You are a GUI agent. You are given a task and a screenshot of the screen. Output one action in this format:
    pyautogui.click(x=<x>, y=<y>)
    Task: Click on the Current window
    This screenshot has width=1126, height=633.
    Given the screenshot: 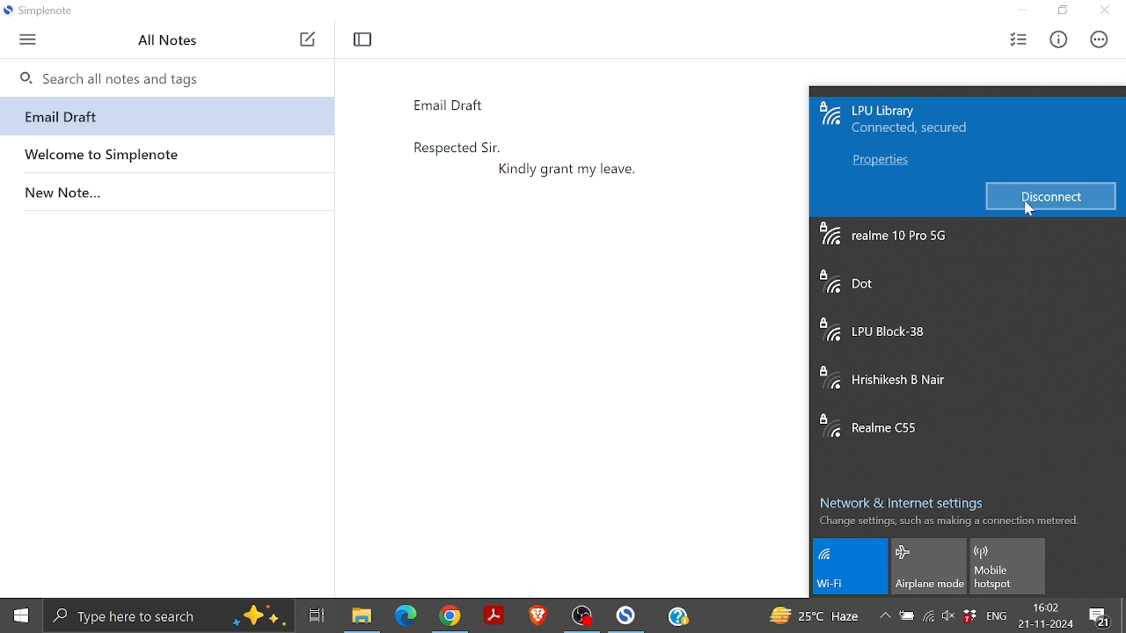 What is the action you would take?
    pyautogui.click(x=43, y=12)
    